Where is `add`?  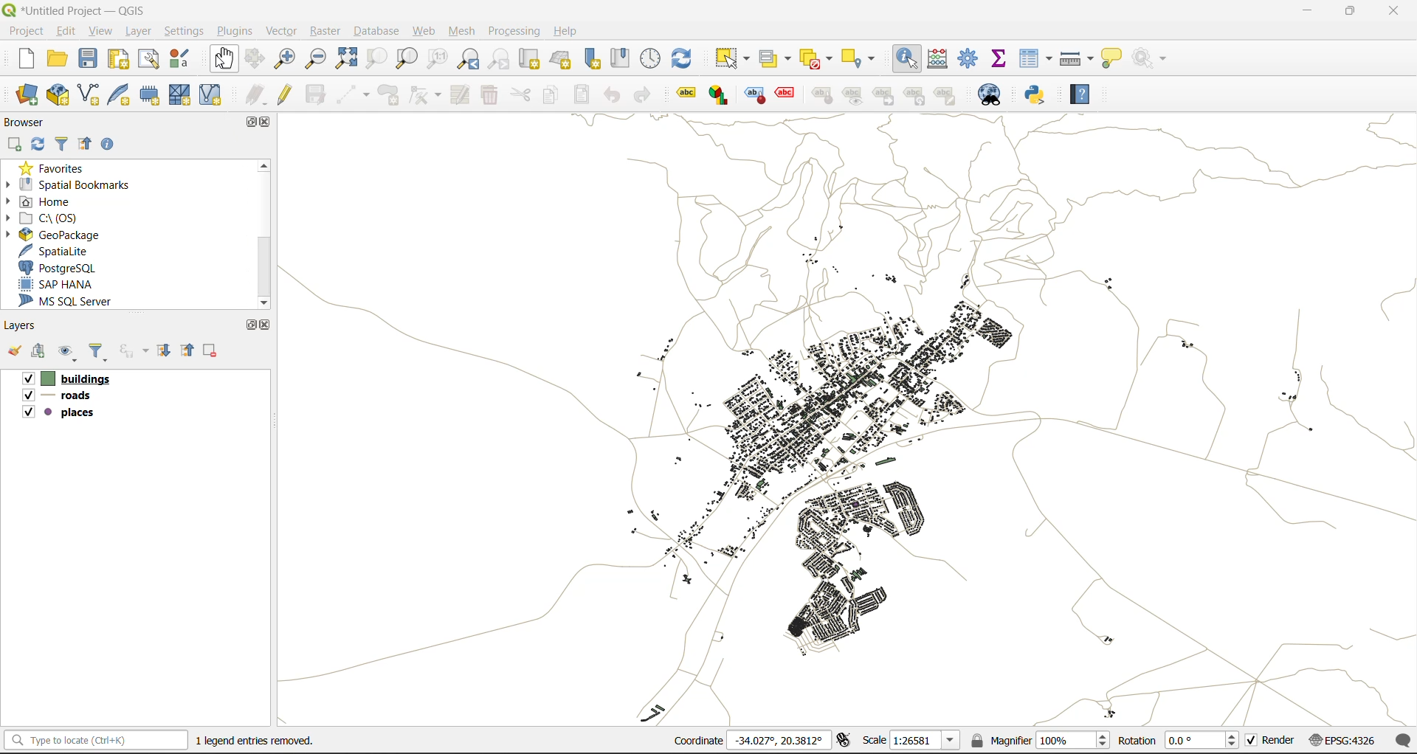 add is located at coordinates (43, 351).